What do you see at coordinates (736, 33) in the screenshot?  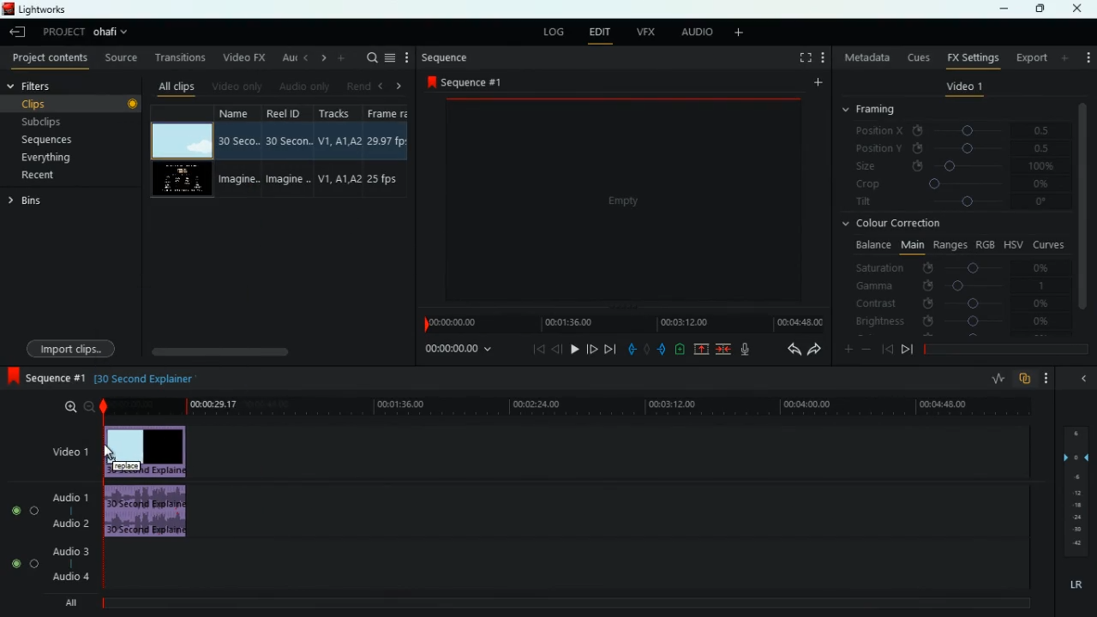 I see `add` at bounding box center [736, 33].